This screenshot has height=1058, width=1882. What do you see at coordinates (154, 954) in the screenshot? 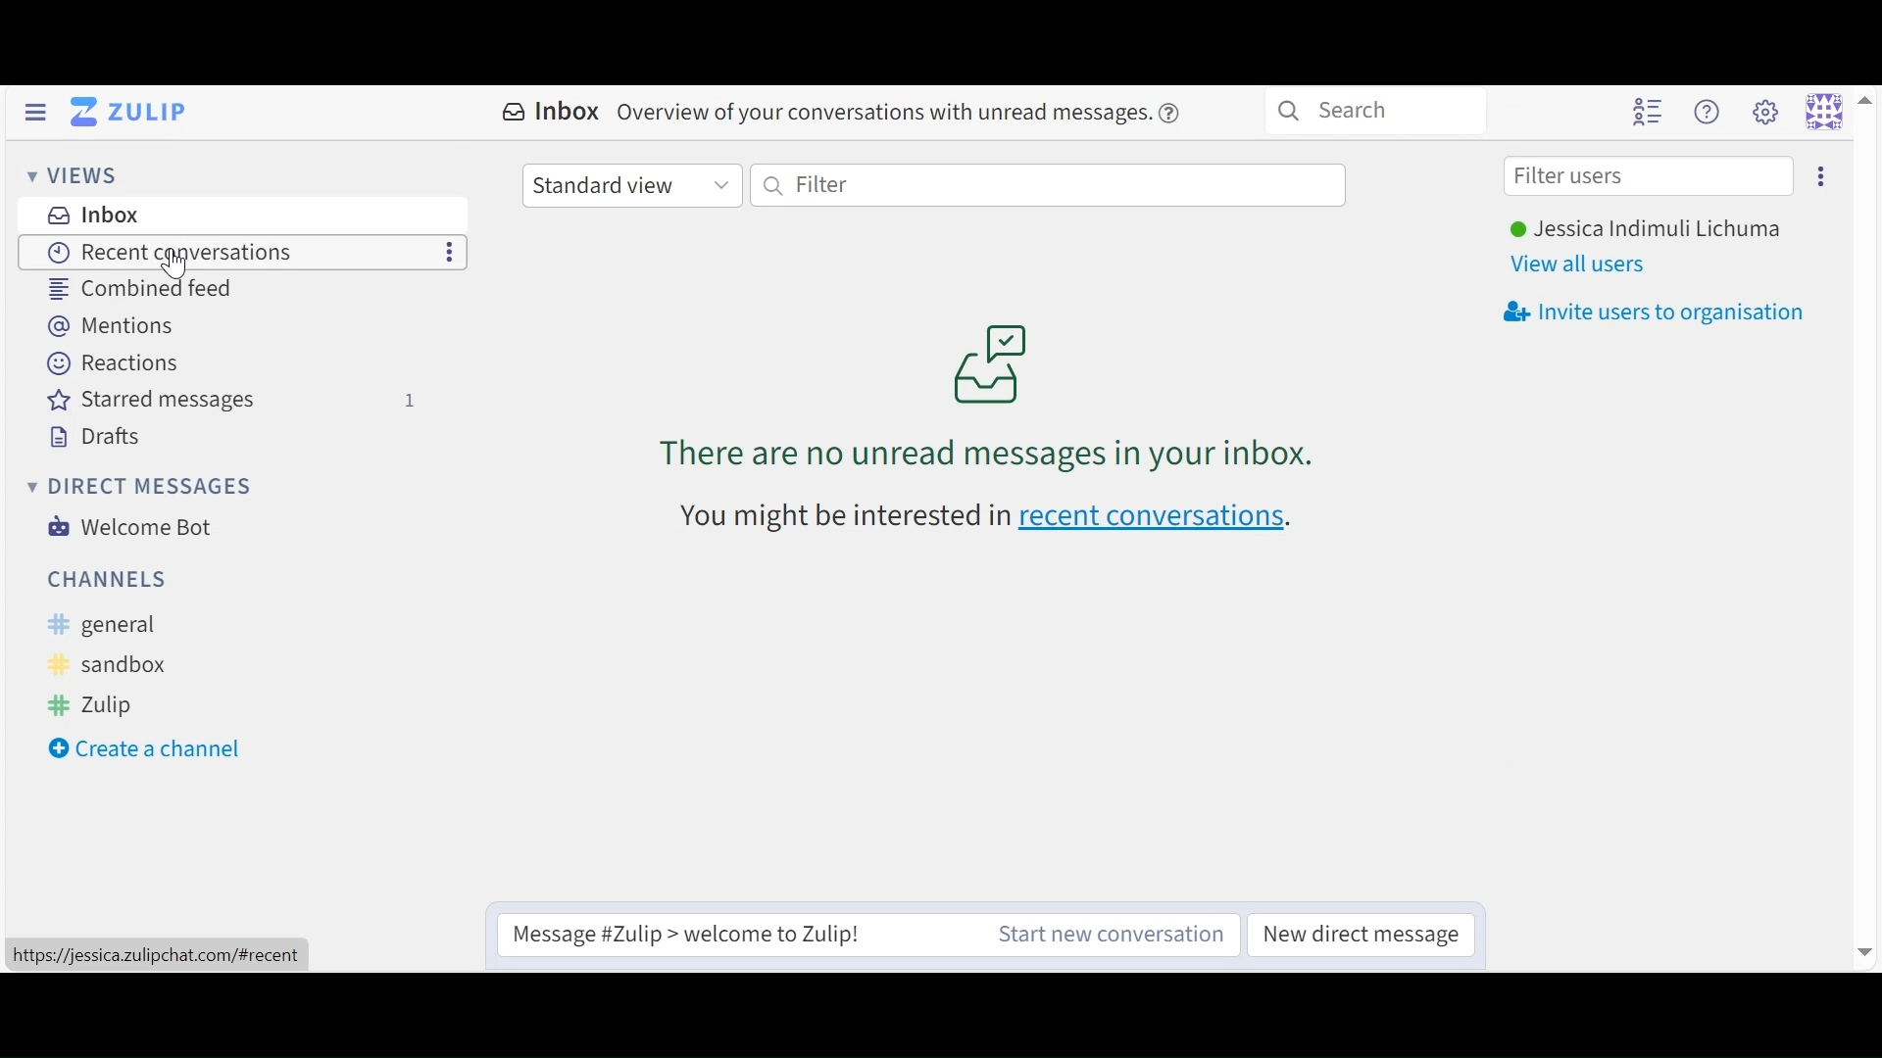
I see `personal url` at bounding box center [154, 954].